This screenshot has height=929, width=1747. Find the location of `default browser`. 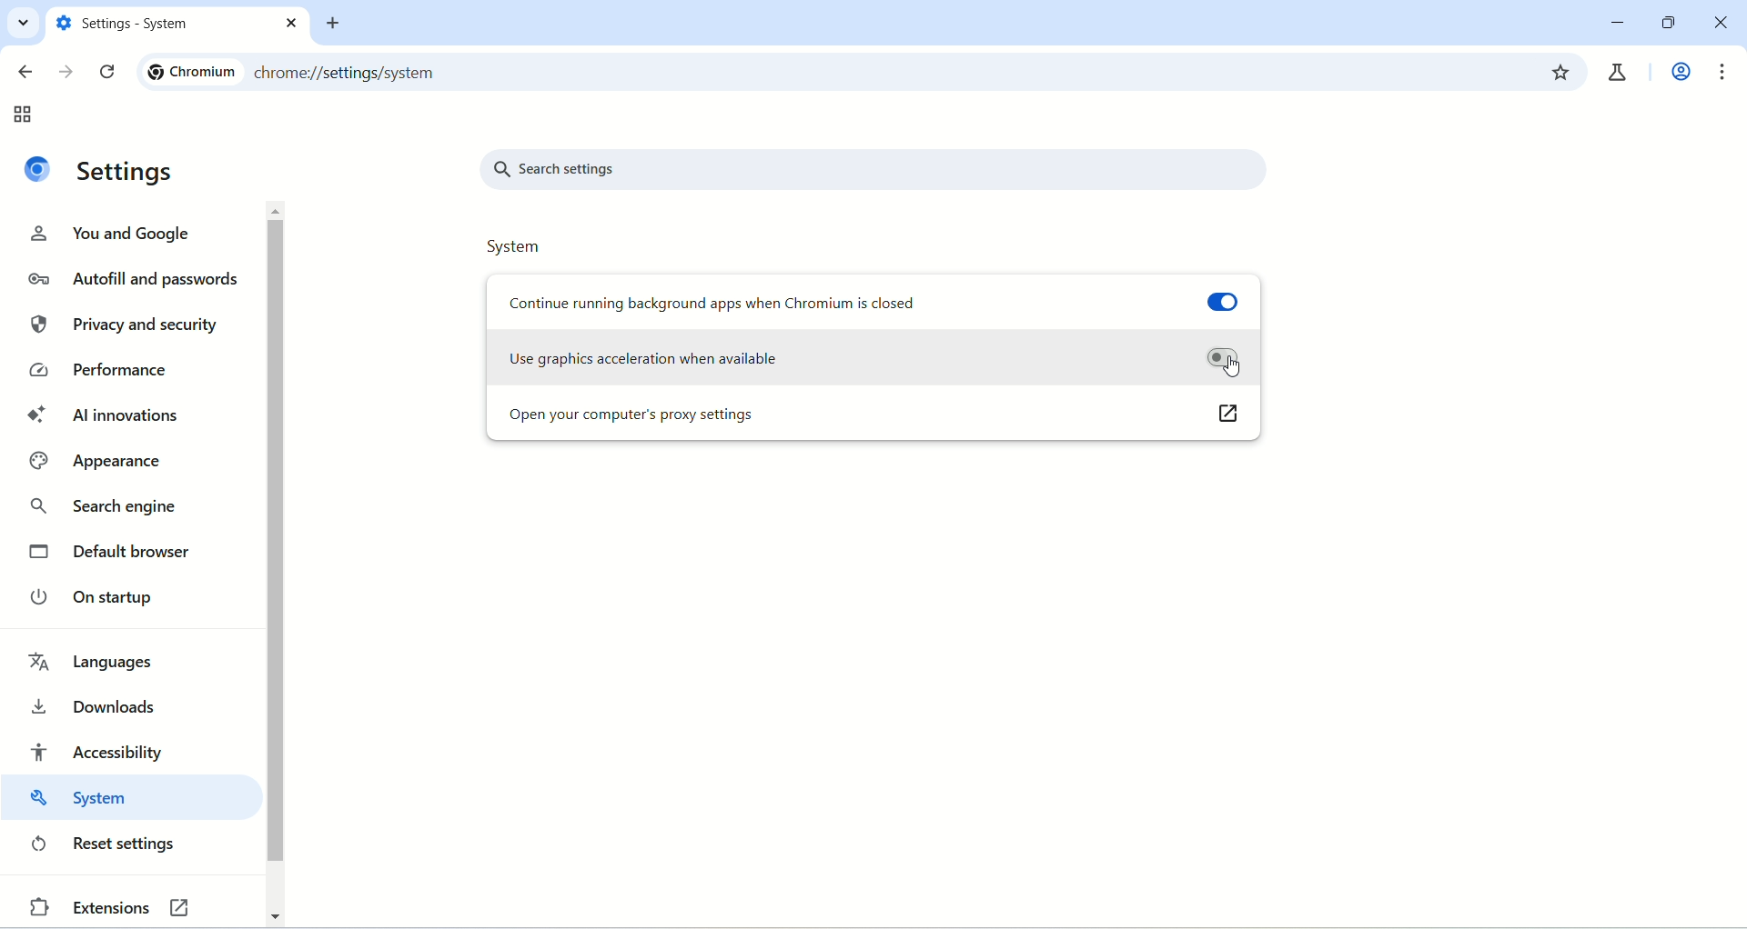

default browser is located at coordinates (122, 554).